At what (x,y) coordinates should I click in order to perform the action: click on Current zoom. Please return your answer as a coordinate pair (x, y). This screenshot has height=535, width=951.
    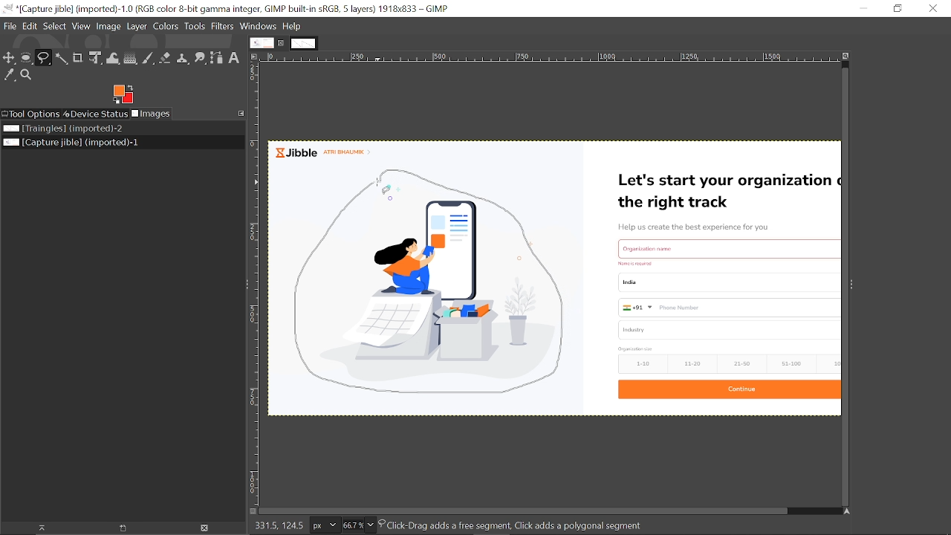
    Looking at the image, I should click on (351, 525).